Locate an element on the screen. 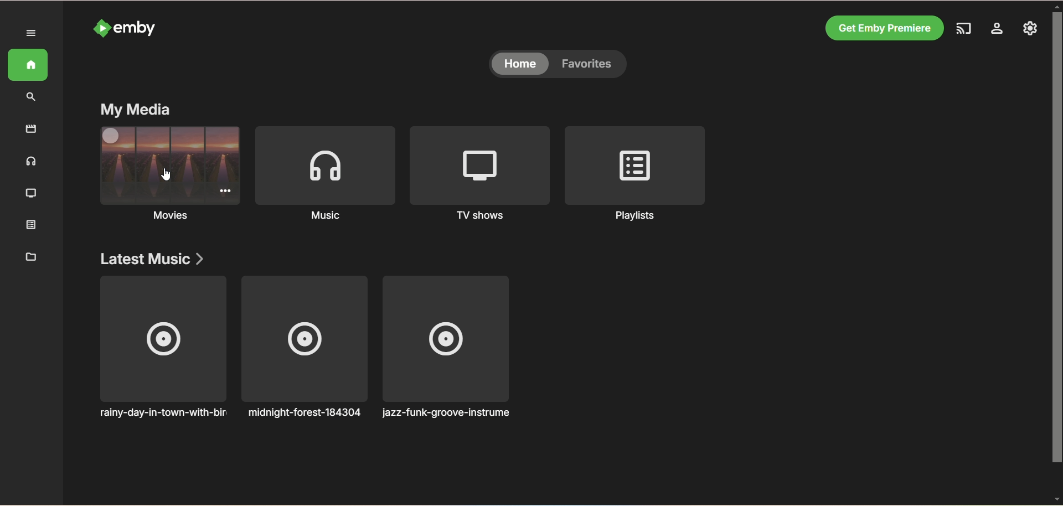 The width and height of the screenshot is (1063, 506). movies is located at coordinates (26, 129).